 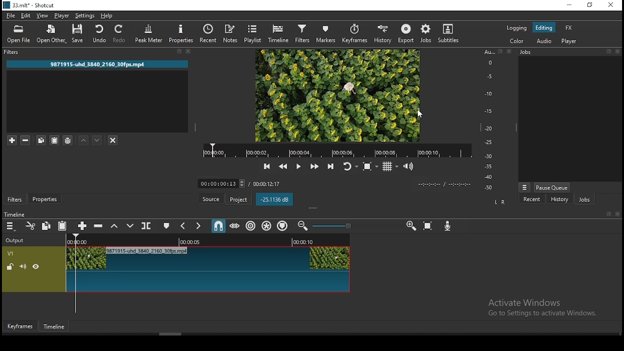 I want to click on source, so click(x=213, y=199).